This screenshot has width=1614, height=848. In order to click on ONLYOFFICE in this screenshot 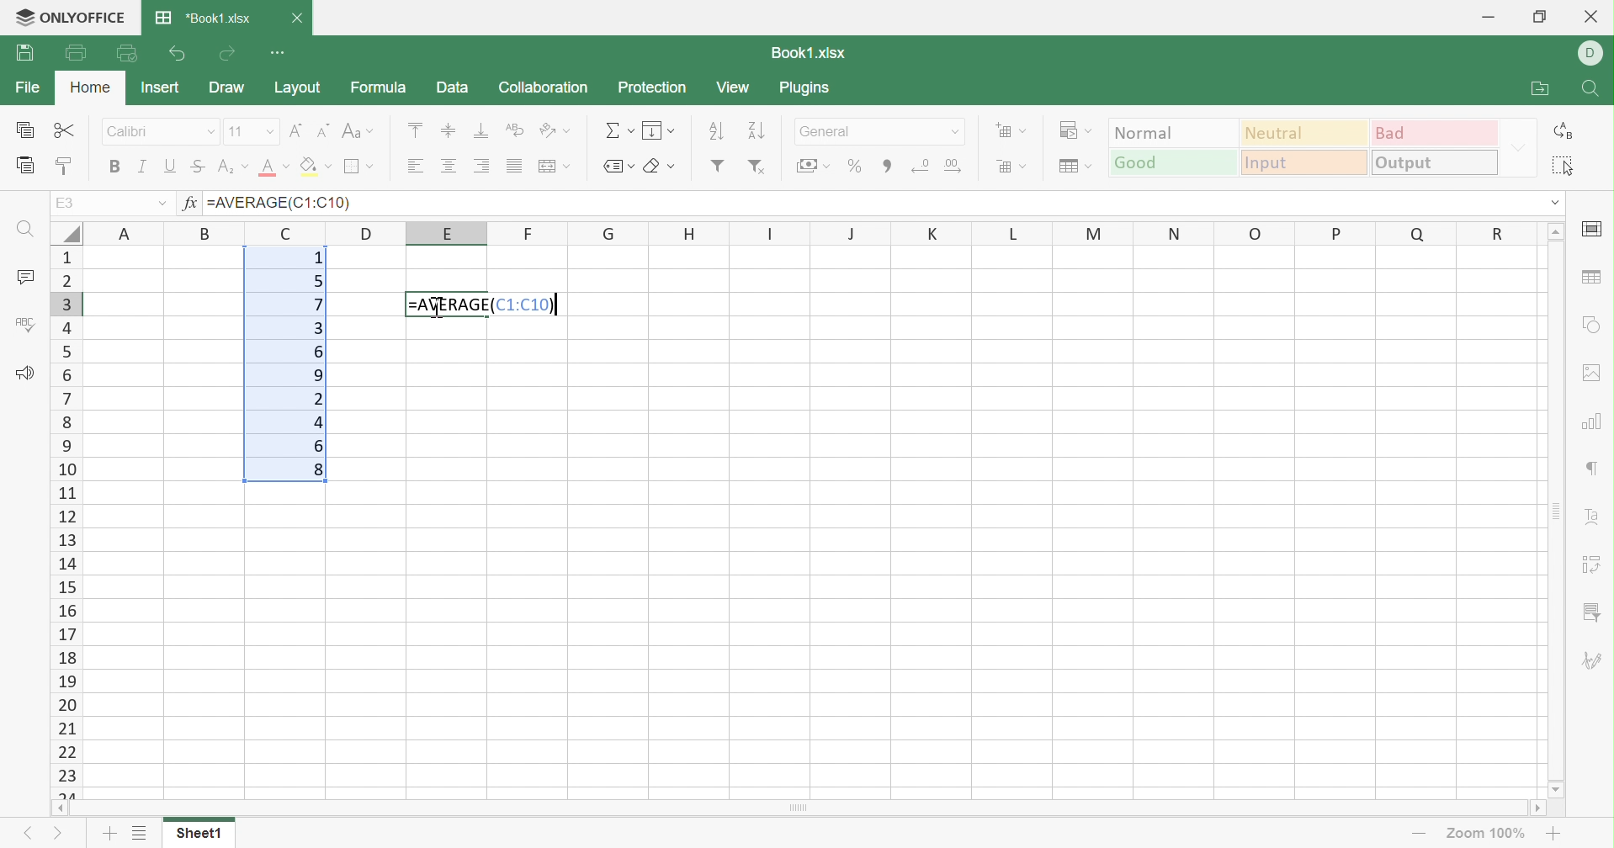, I will do `click(67, 19)`.